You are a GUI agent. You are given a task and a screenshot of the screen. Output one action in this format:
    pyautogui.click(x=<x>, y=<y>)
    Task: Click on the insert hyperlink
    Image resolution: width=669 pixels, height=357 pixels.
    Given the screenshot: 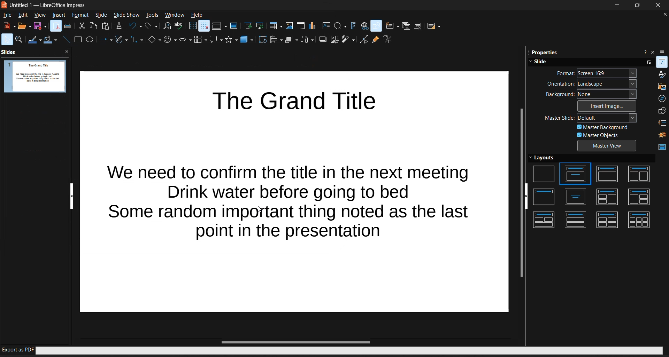 What is the action you would take?
    pyautogui.click(x=363, y=24)
    